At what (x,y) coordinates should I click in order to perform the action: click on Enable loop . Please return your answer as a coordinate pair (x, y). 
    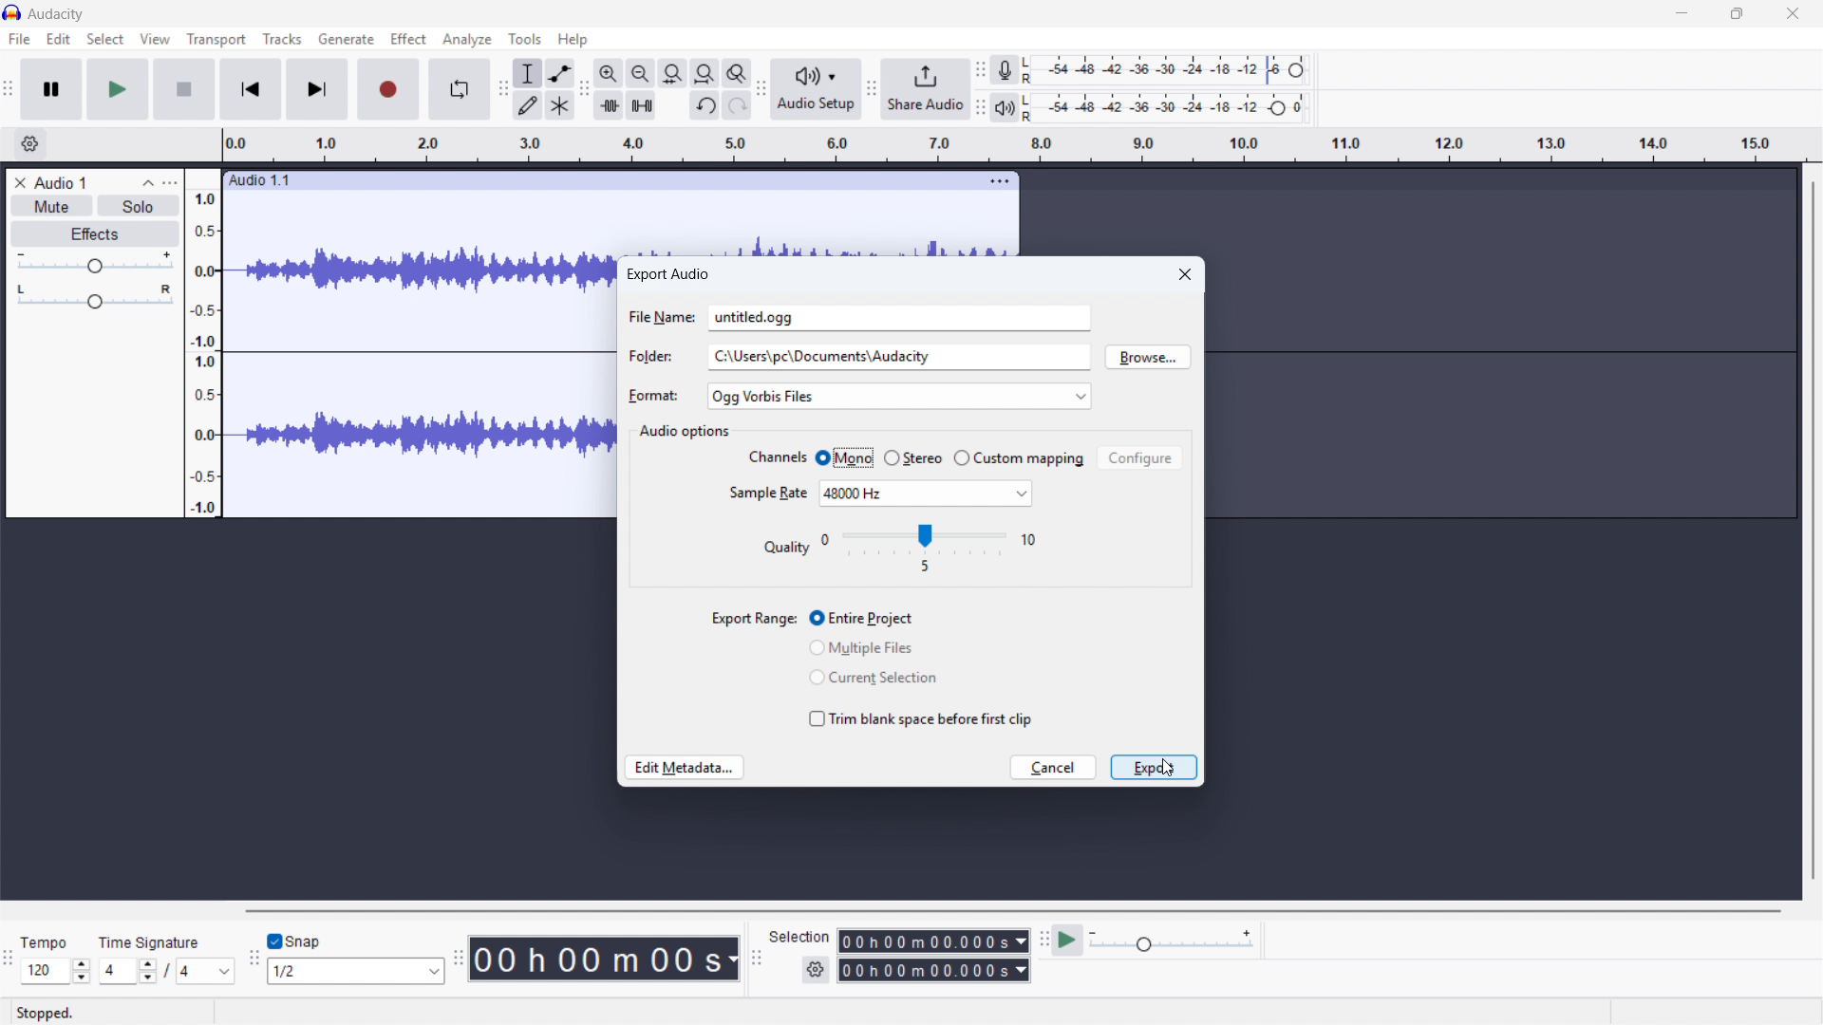
    Looking at the image, I should click on (460, 88).